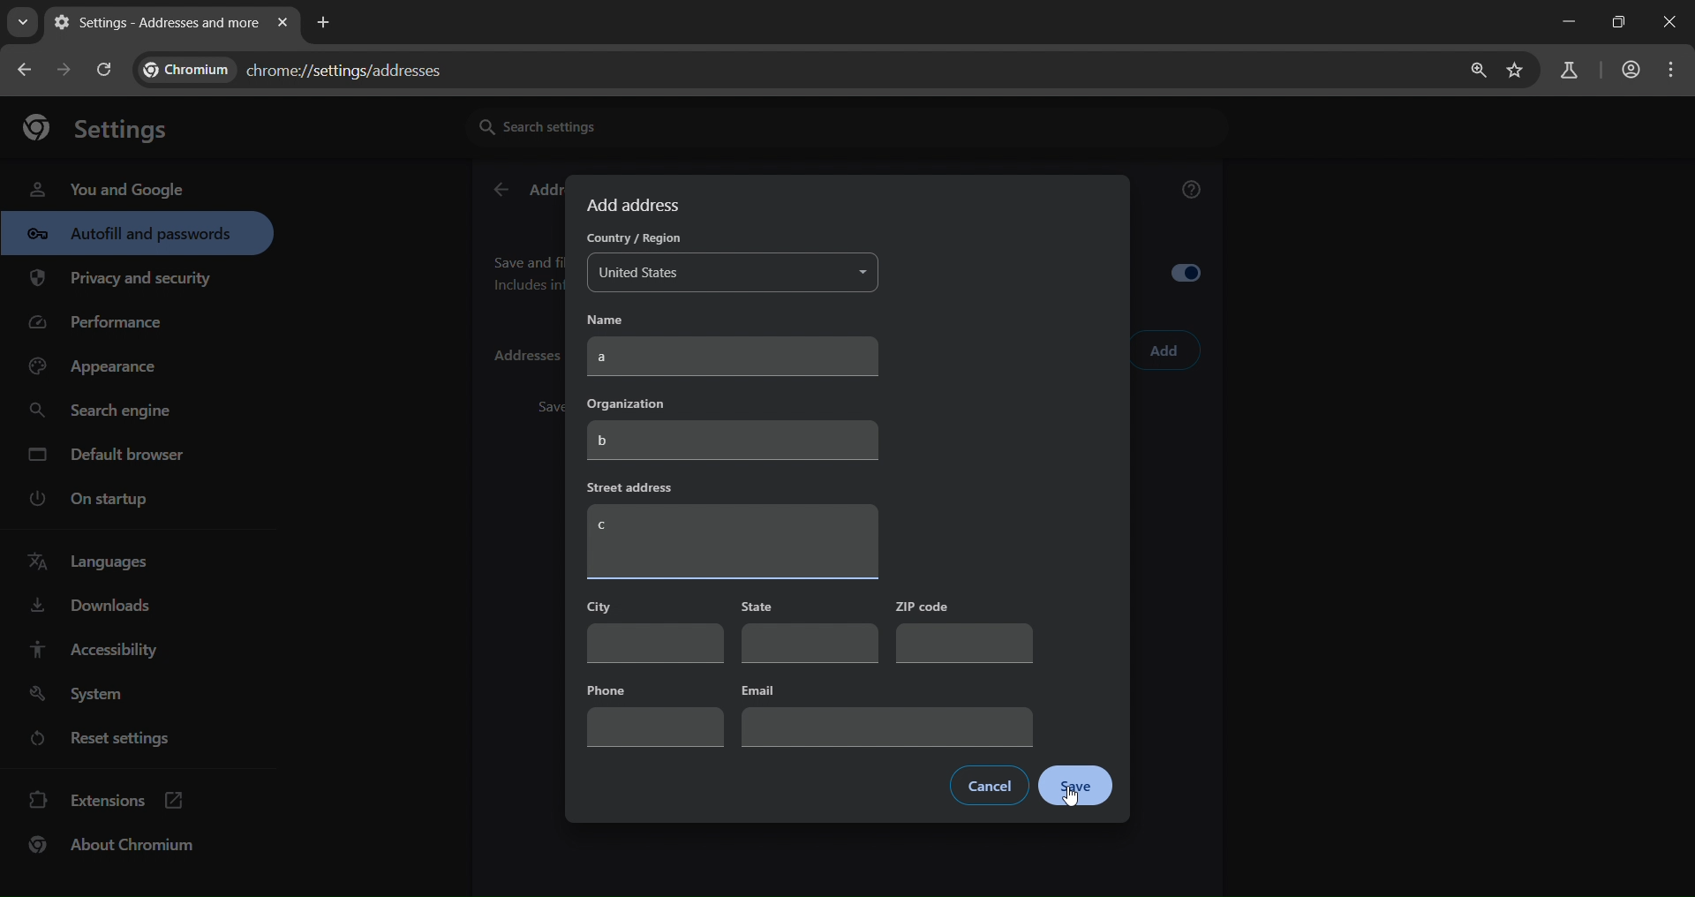 The image size is (1695, 897). I want to click on reload, so click(102, 69).